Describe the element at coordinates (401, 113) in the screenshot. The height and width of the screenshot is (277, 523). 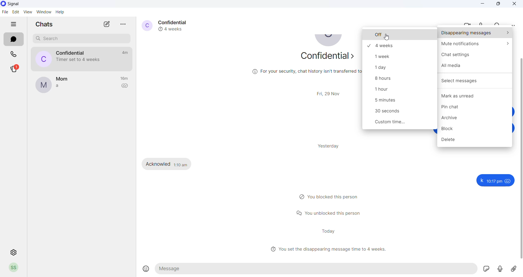
I see `disappearing messages timeframe` at that location.